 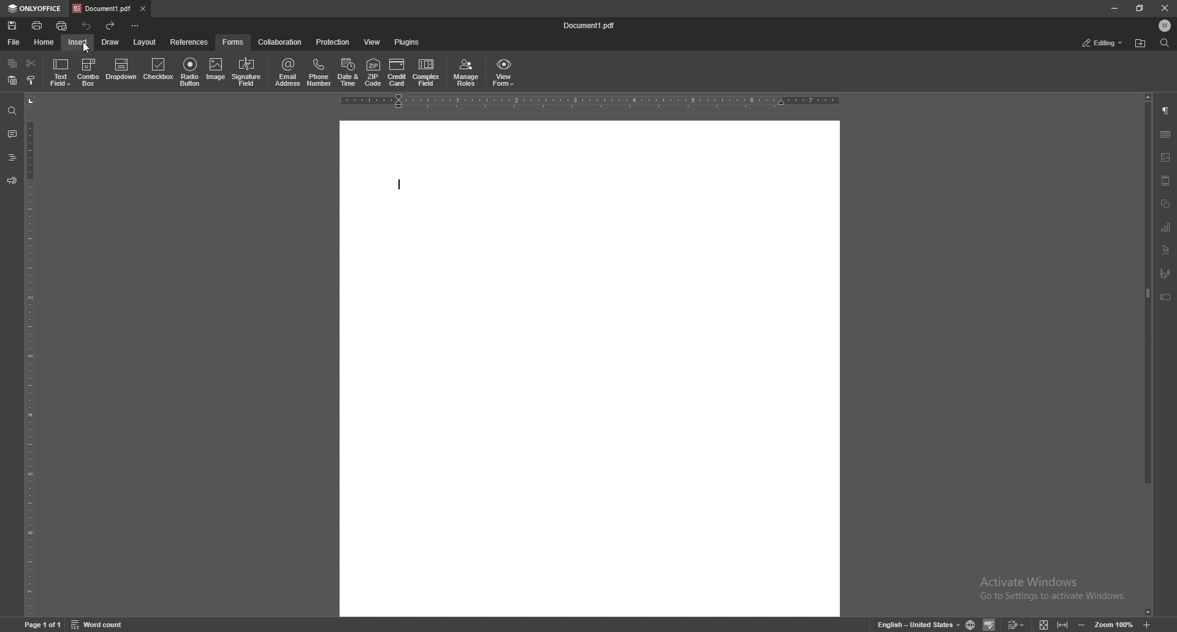 What do you see at coordinates (289, 72) in the screenshot?
I see `email address` at bounding box center [289, 72].